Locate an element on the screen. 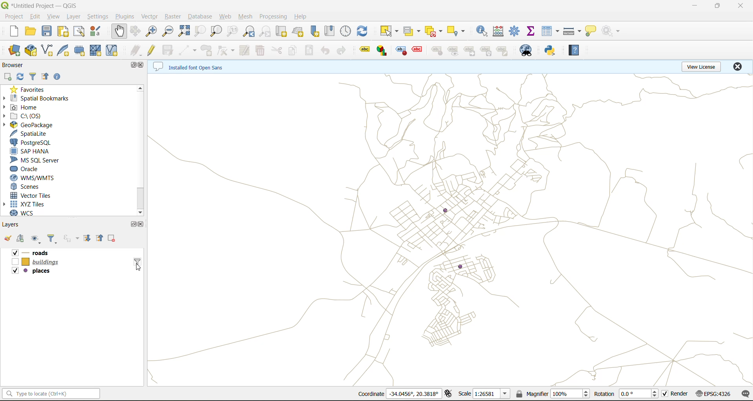  deselect value is located at coordinates (433, 31).